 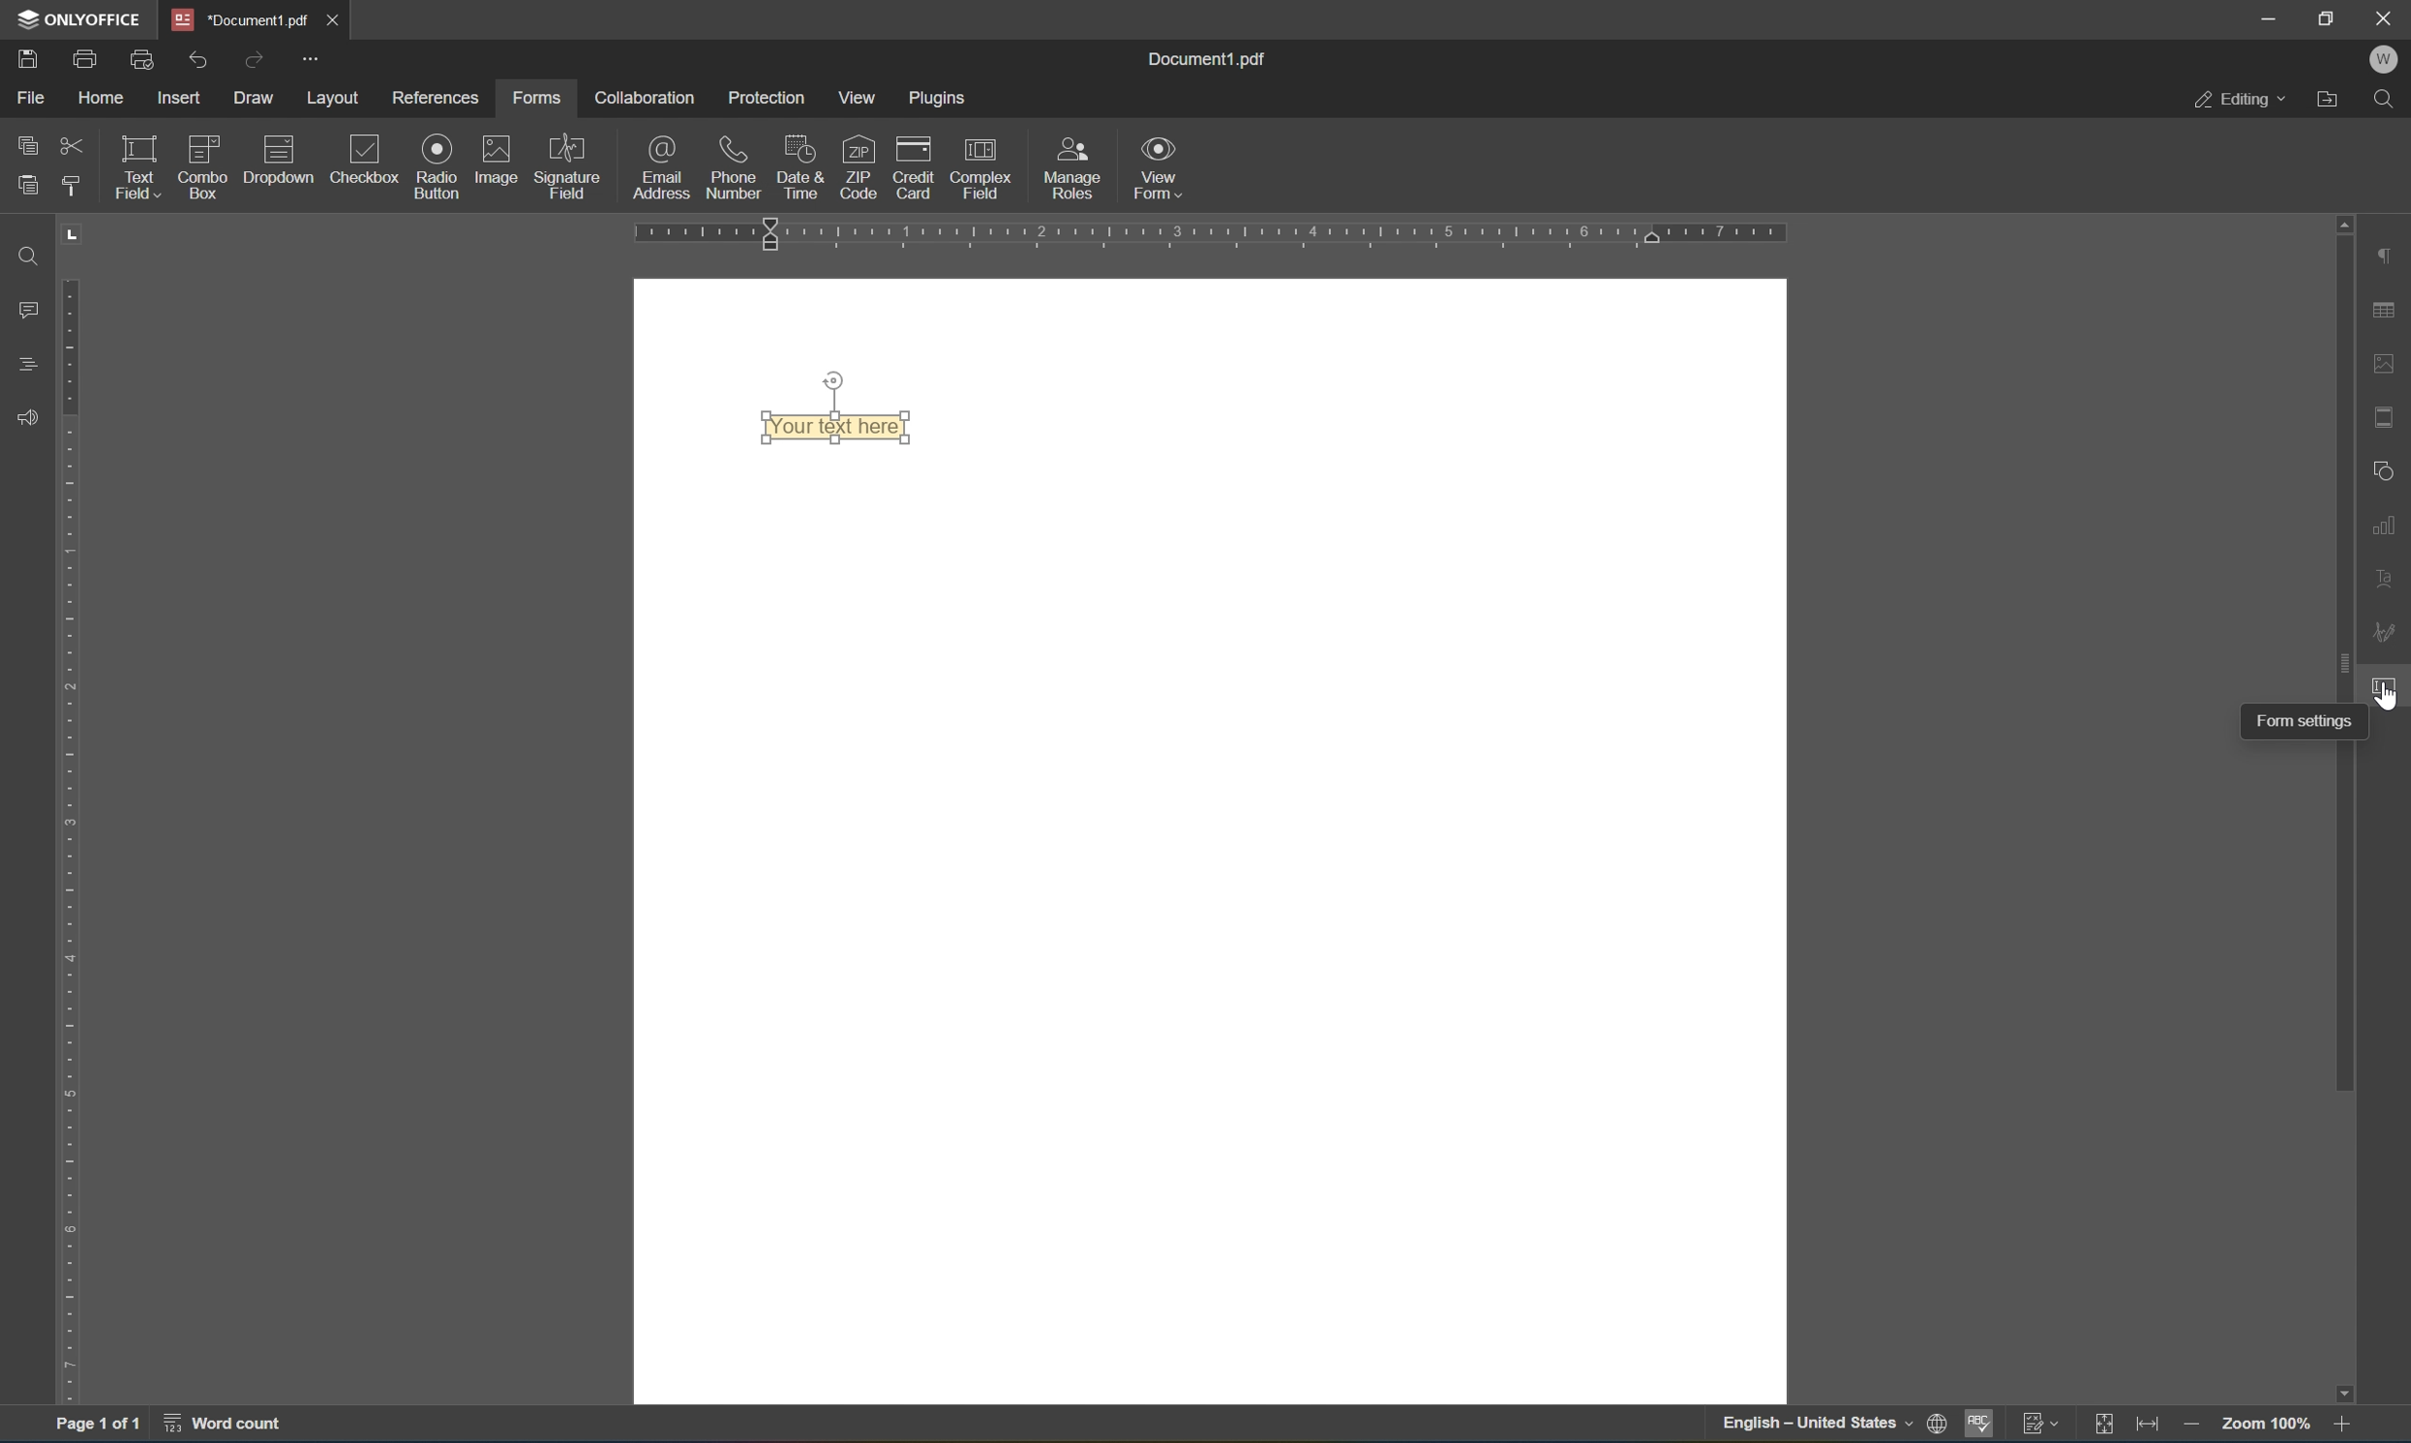 What do you see at coordinates (797, 165) in the screenshot?
I see `date & time` at bounding box center [797, 165].